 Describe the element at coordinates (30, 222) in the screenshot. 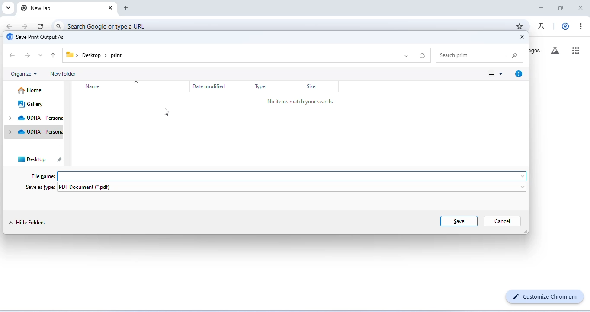

I see `hide folders` at that location.